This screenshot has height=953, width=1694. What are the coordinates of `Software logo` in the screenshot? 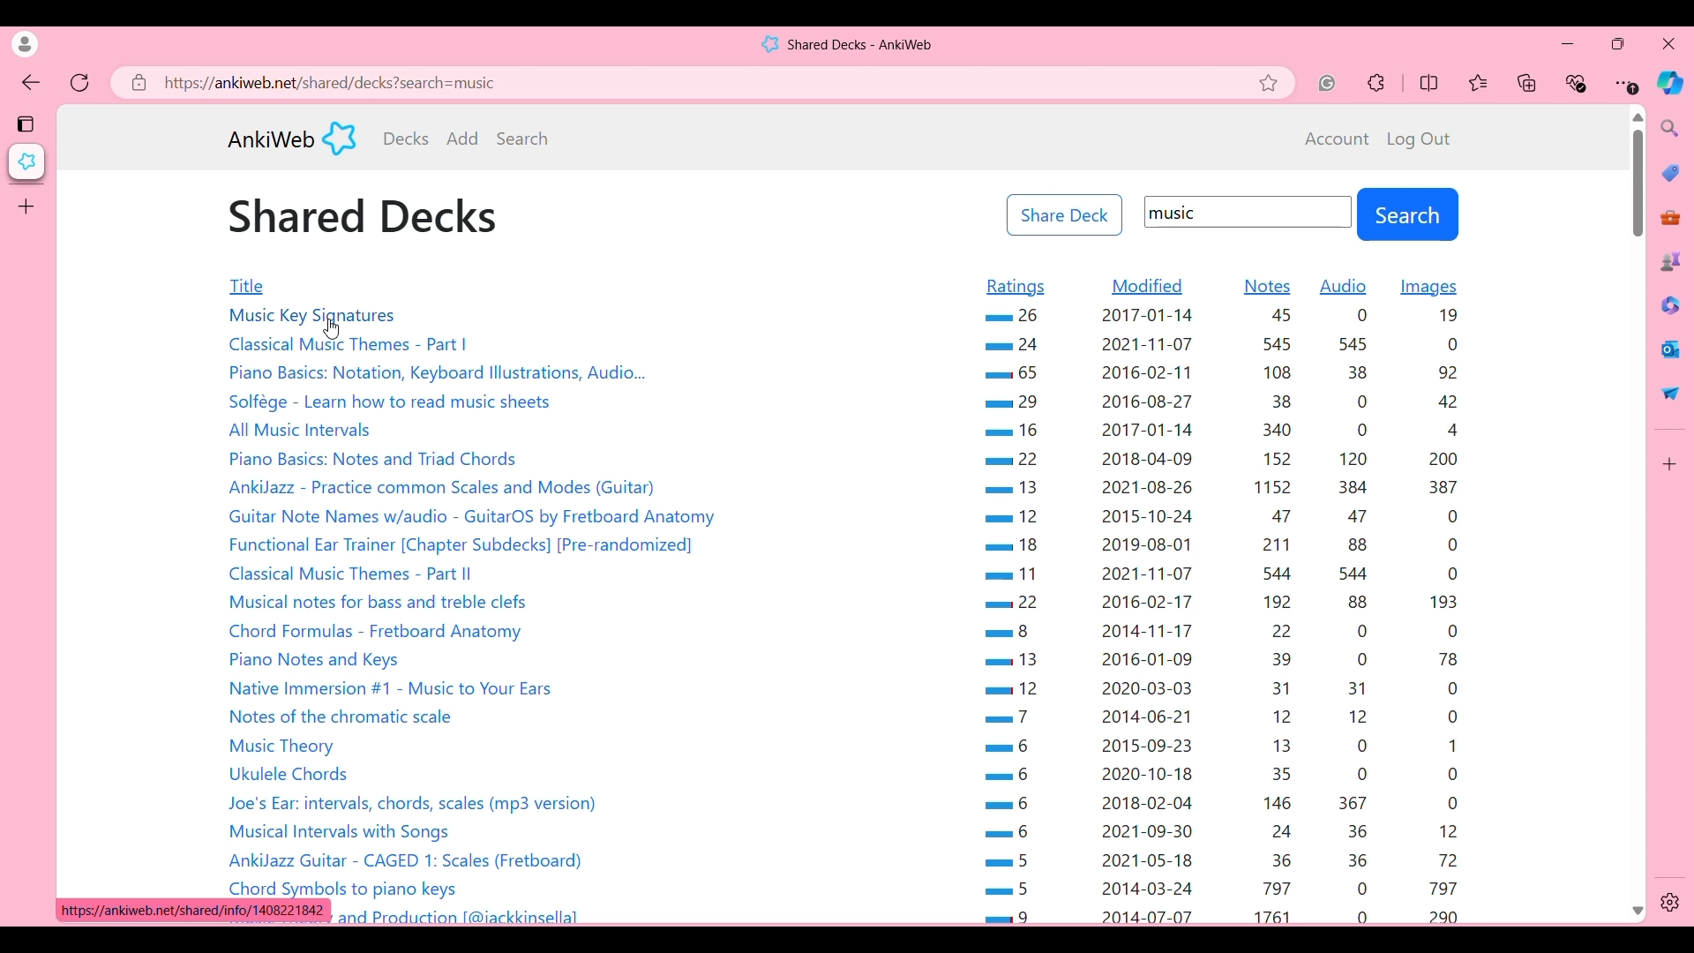 It's located at (769, 44).